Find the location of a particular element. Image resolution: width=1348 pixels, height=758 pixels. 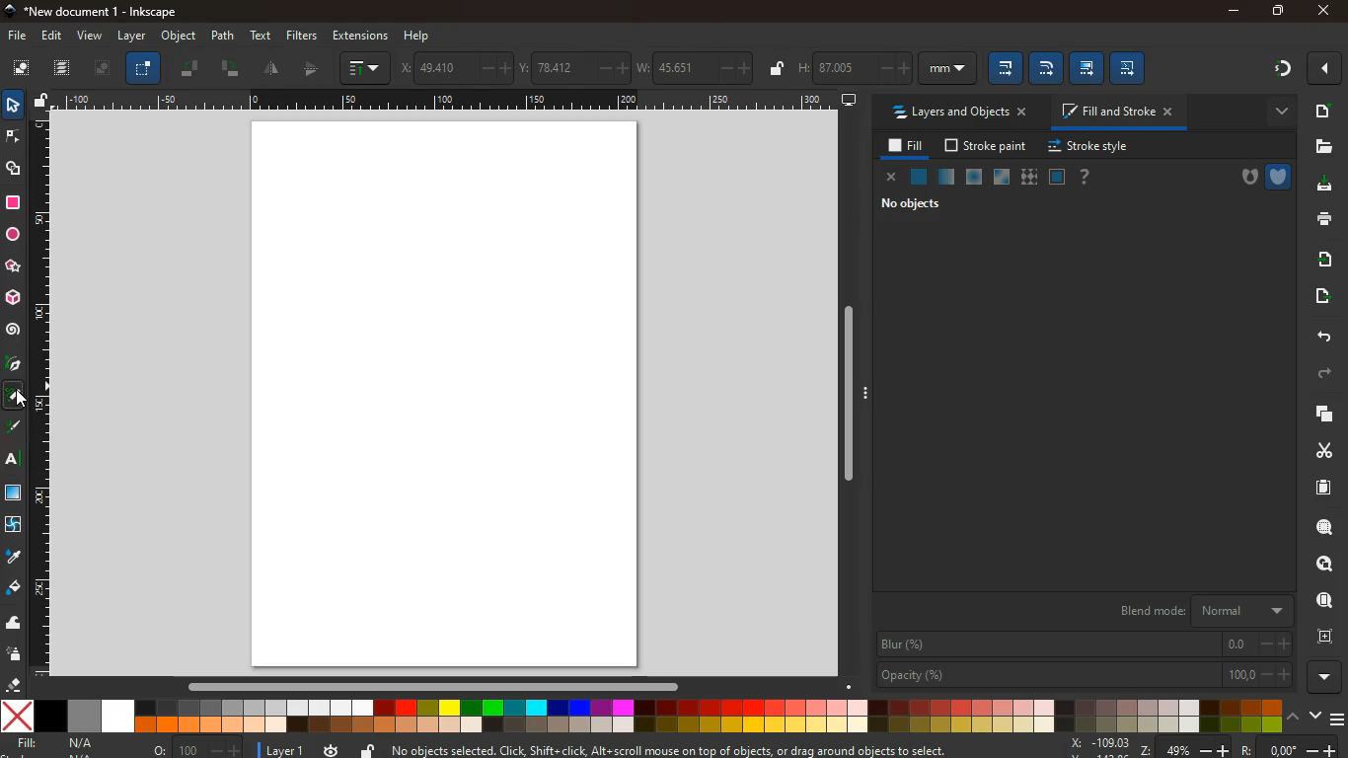

maximize is located at coordinates (1279, 13).